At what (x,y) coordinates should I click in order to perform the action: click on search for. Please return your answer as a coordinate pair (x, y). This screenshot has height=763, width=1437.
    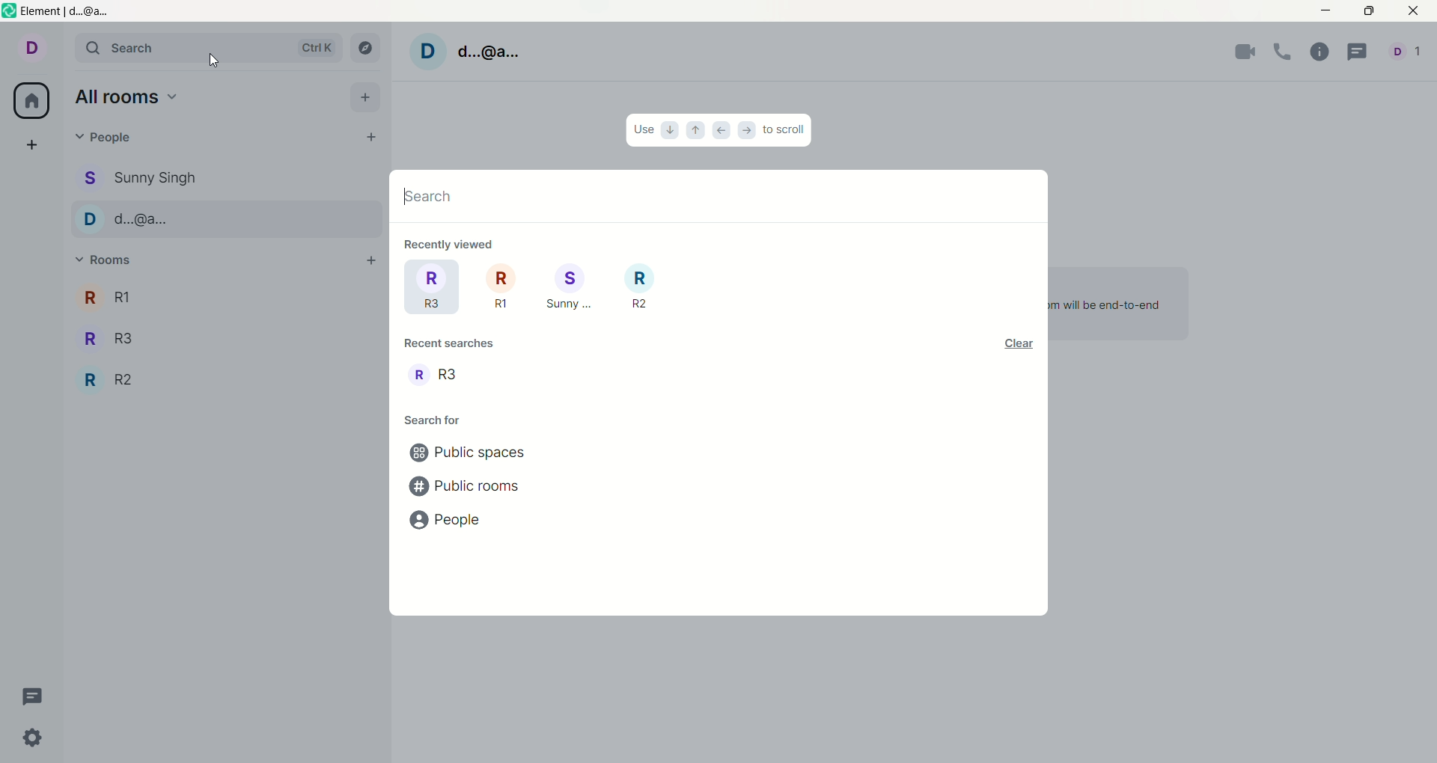
    Looking at the image, I should click on (433, 422).